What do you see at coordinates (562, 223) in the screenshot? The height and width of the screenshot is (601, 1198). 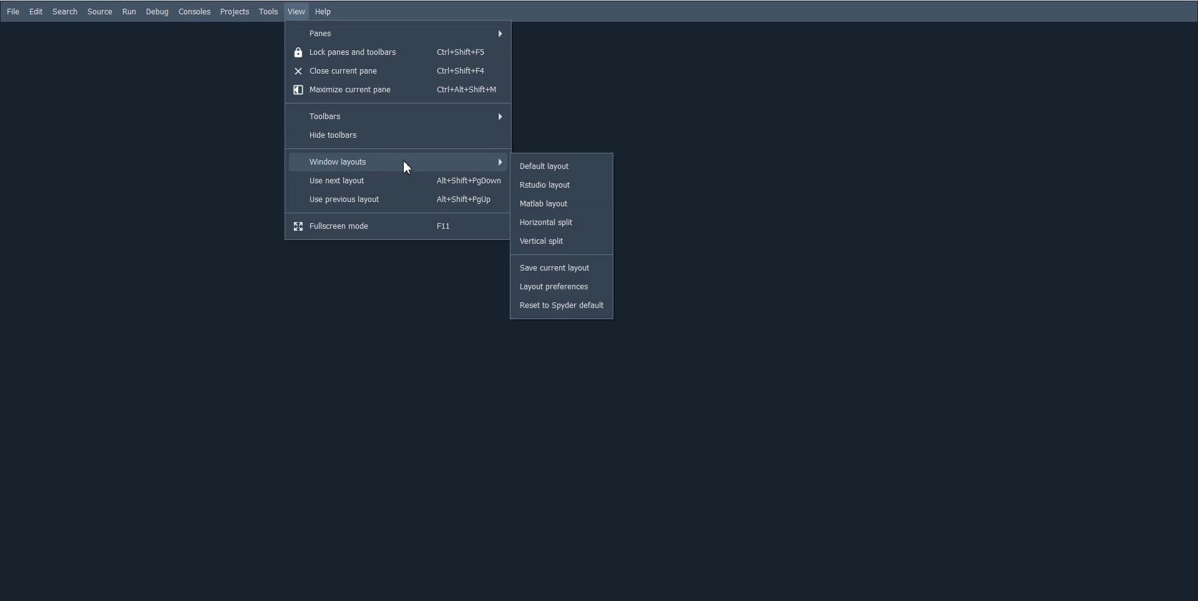 I see `Horizontal split` at bounding box center [562, 223].